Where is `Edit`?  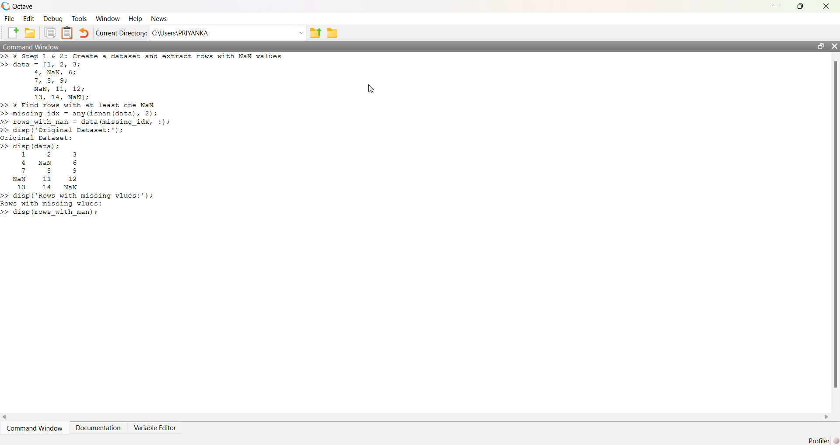
Edit is located at coordinates (29, 19).